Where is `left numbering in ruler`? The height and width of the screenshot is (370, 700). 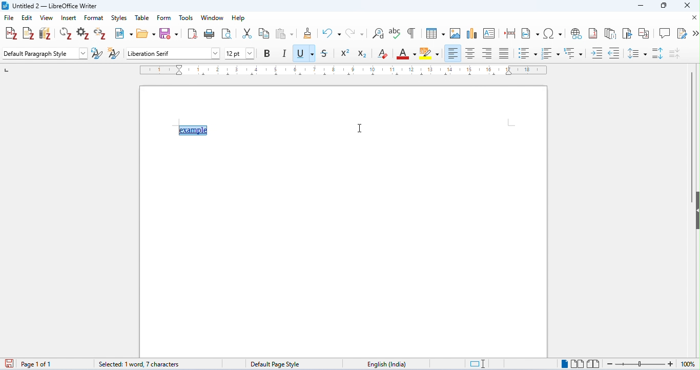
left numbering in ruler is located at coordinates (6, 69).